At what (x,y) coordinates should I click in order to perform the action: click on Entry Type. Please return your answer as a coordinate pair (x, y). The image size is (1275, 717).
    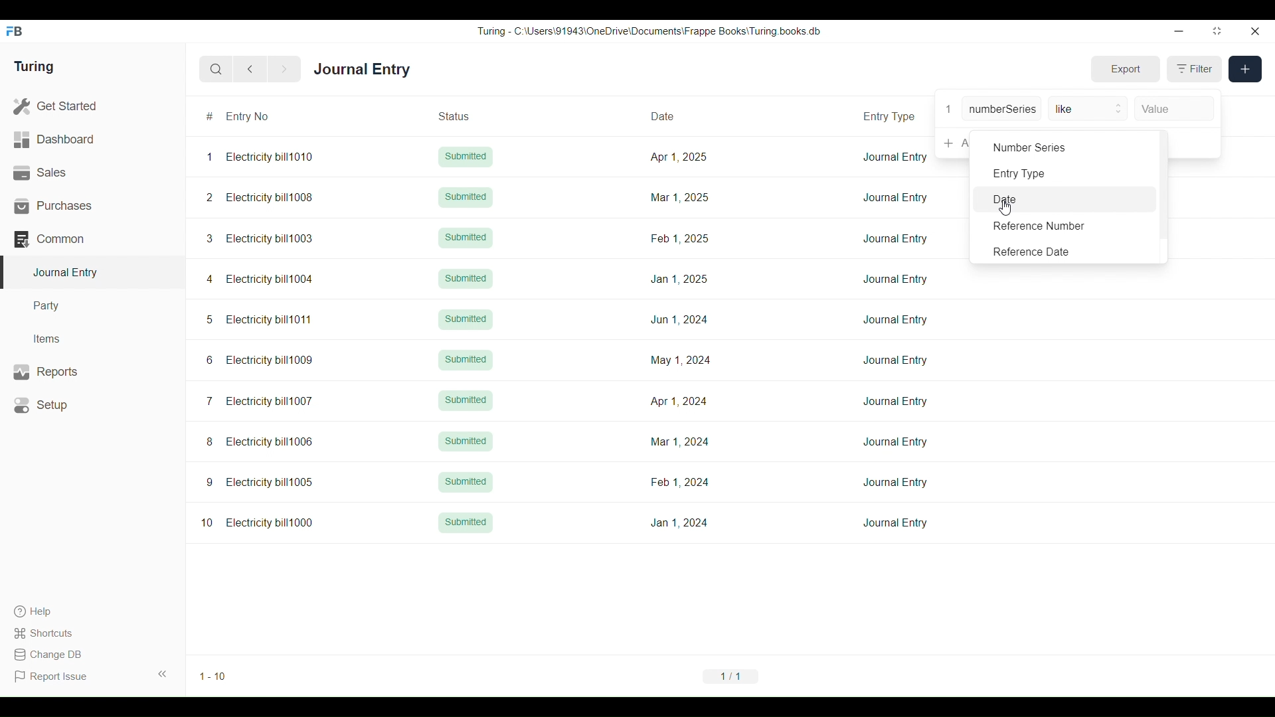
    Looking at the image, I should click on (1065, 173).